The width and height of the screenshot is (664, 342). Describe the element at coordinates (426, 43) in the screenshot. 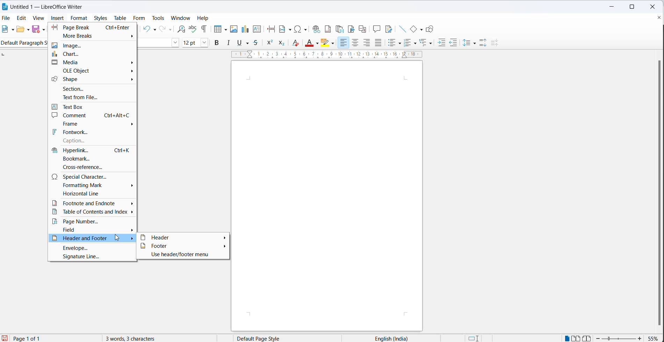

I see `select outline format` at that location.